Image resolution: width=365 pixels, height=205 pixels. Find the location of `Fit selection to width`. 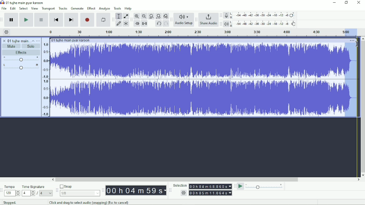

Fit selection to width is located at coordinates (151, 16).